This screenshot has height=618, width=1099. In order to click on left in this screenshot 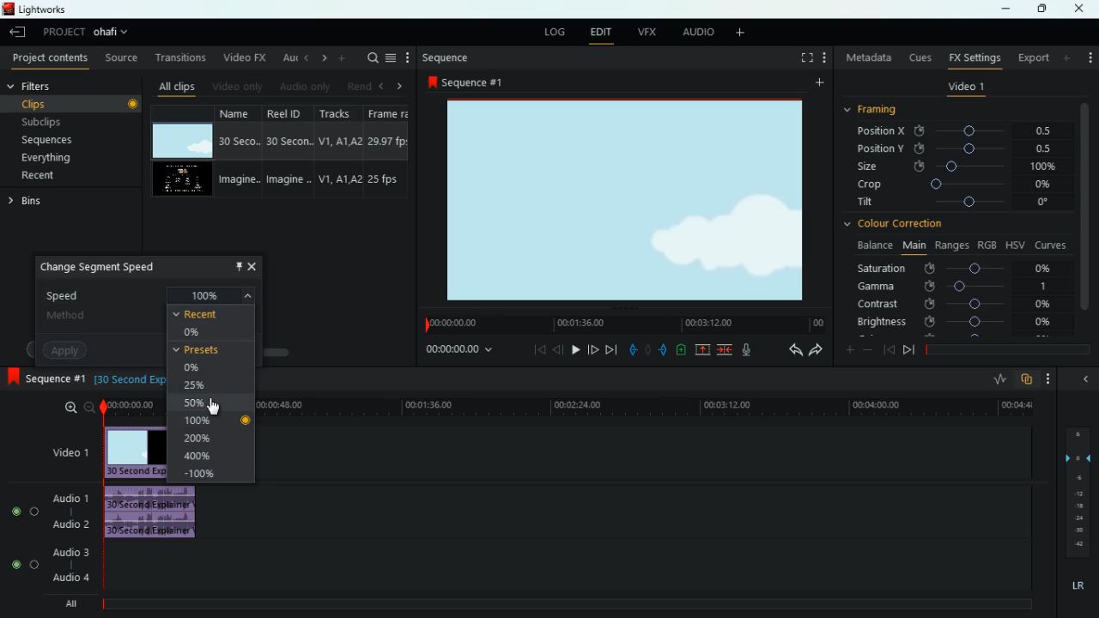, I will do `click(379, 84)`.